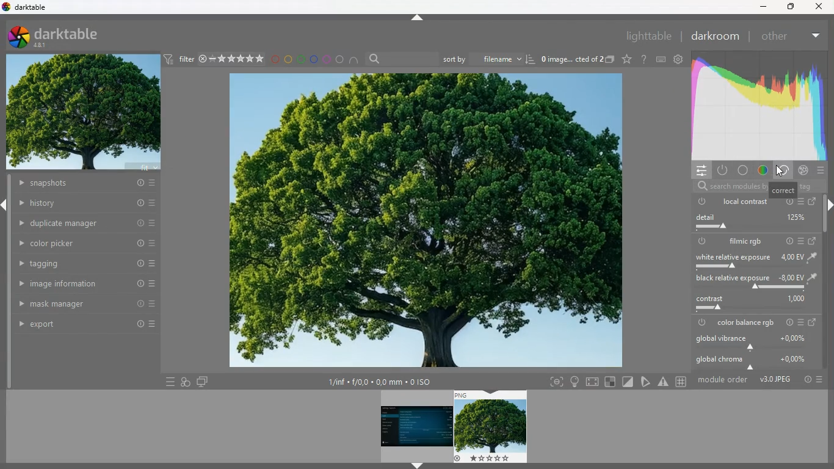 The image size is (834, 469). Describe the element at coordinates (786, 202) in the screenshot. I see `info` at that location.